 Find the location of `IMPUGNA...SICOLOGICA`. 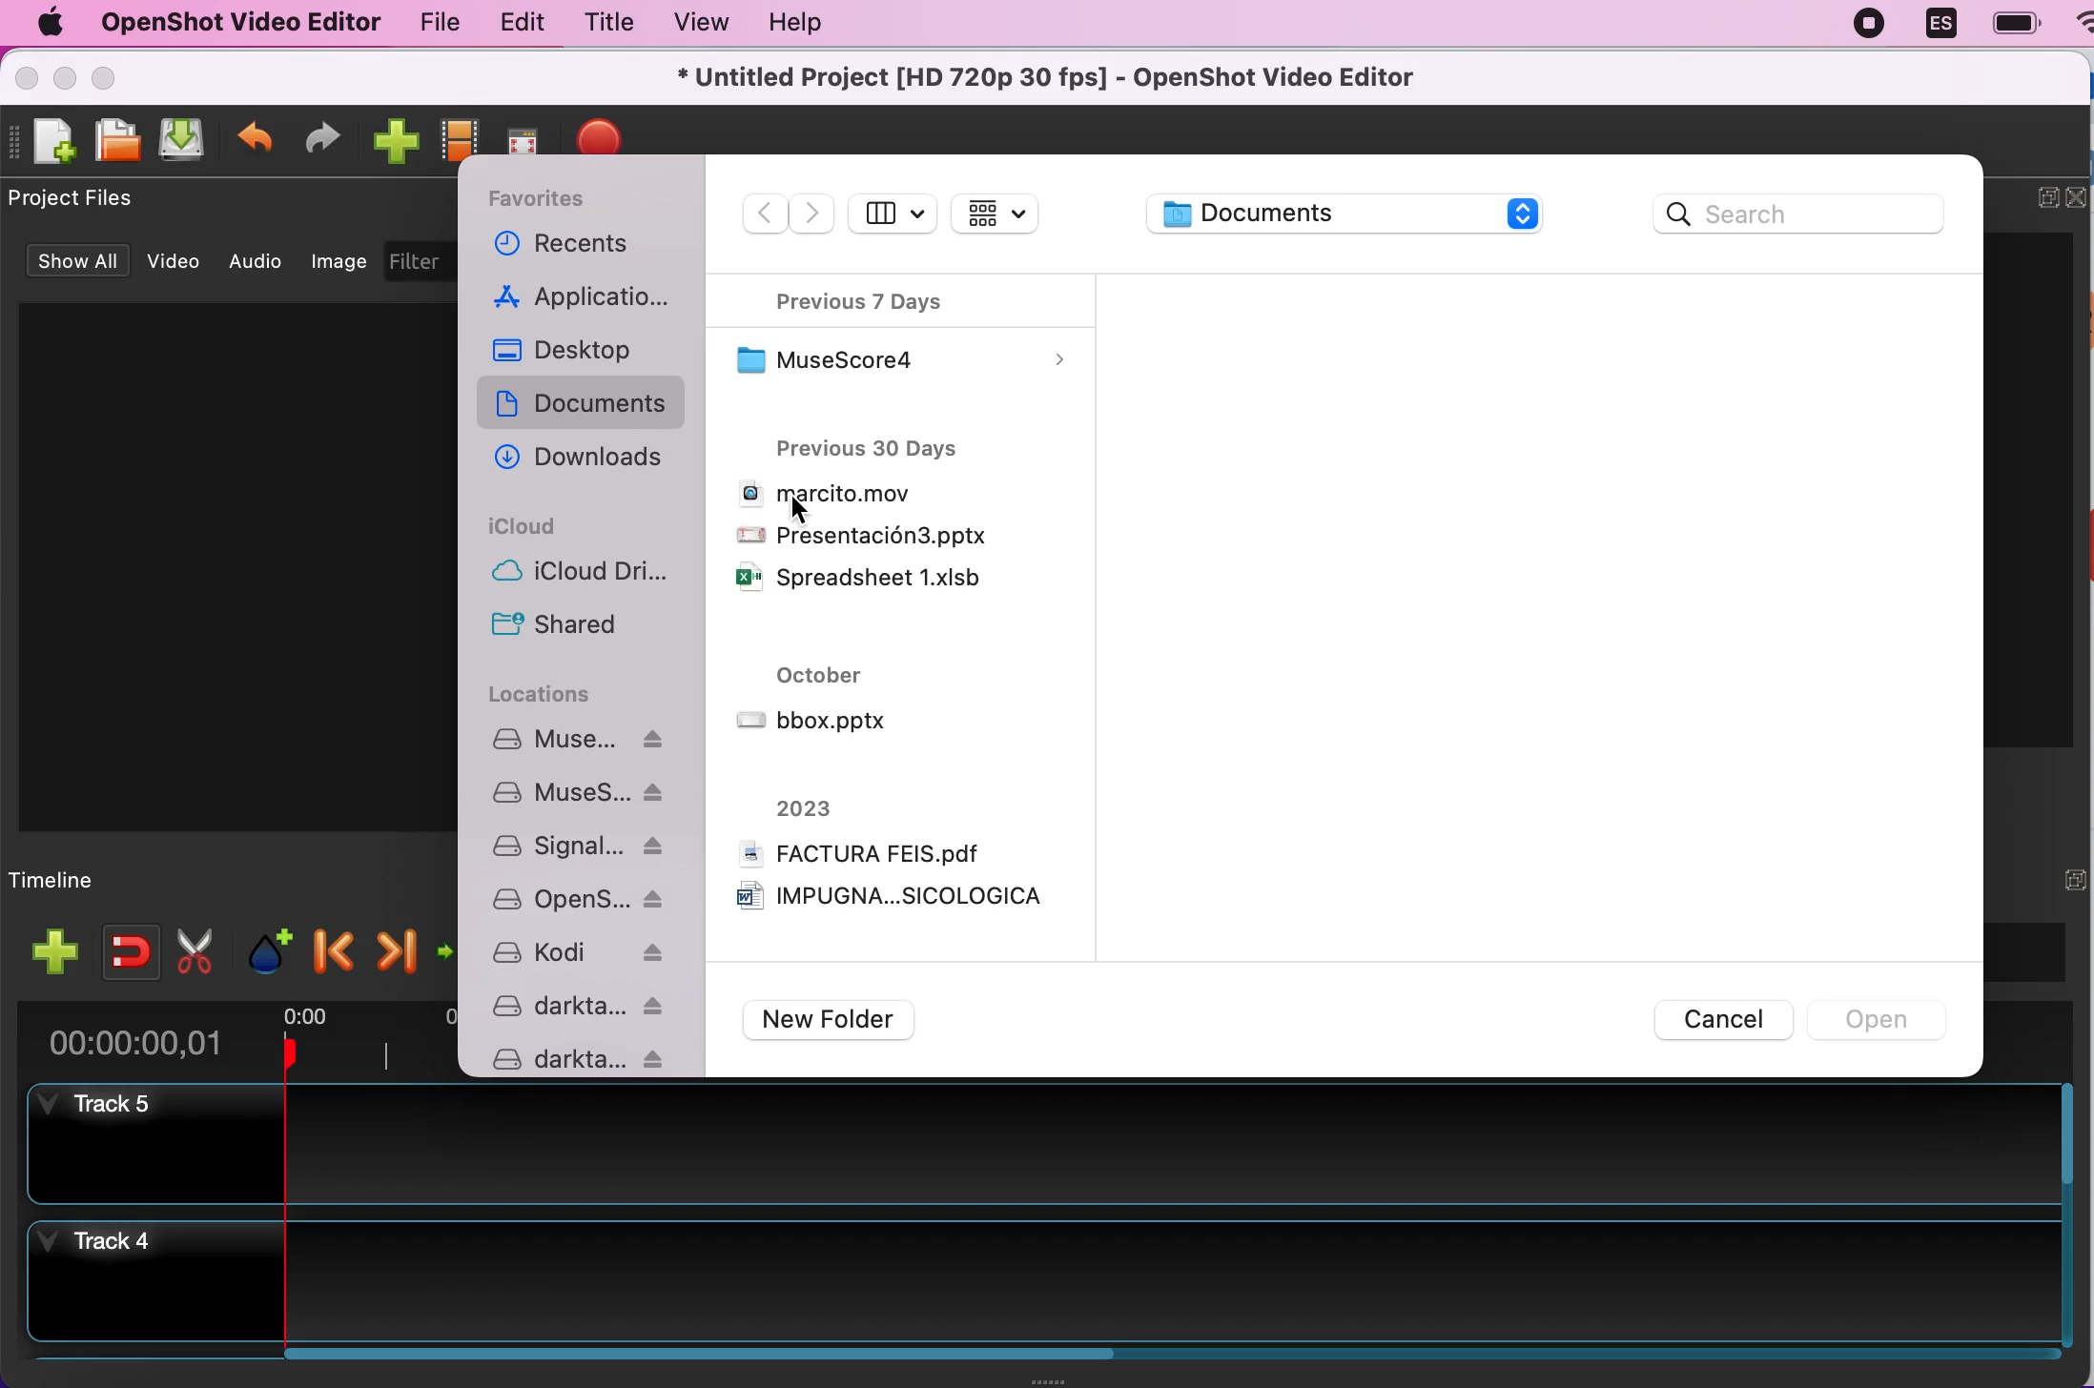

IMPUGNA...SICOLOGICA is located at coordinates (891, 899).